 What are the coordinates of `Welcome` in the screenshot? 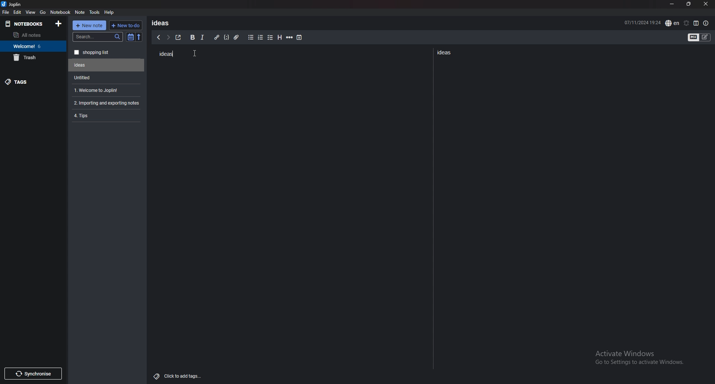 It's located at (33, 46).